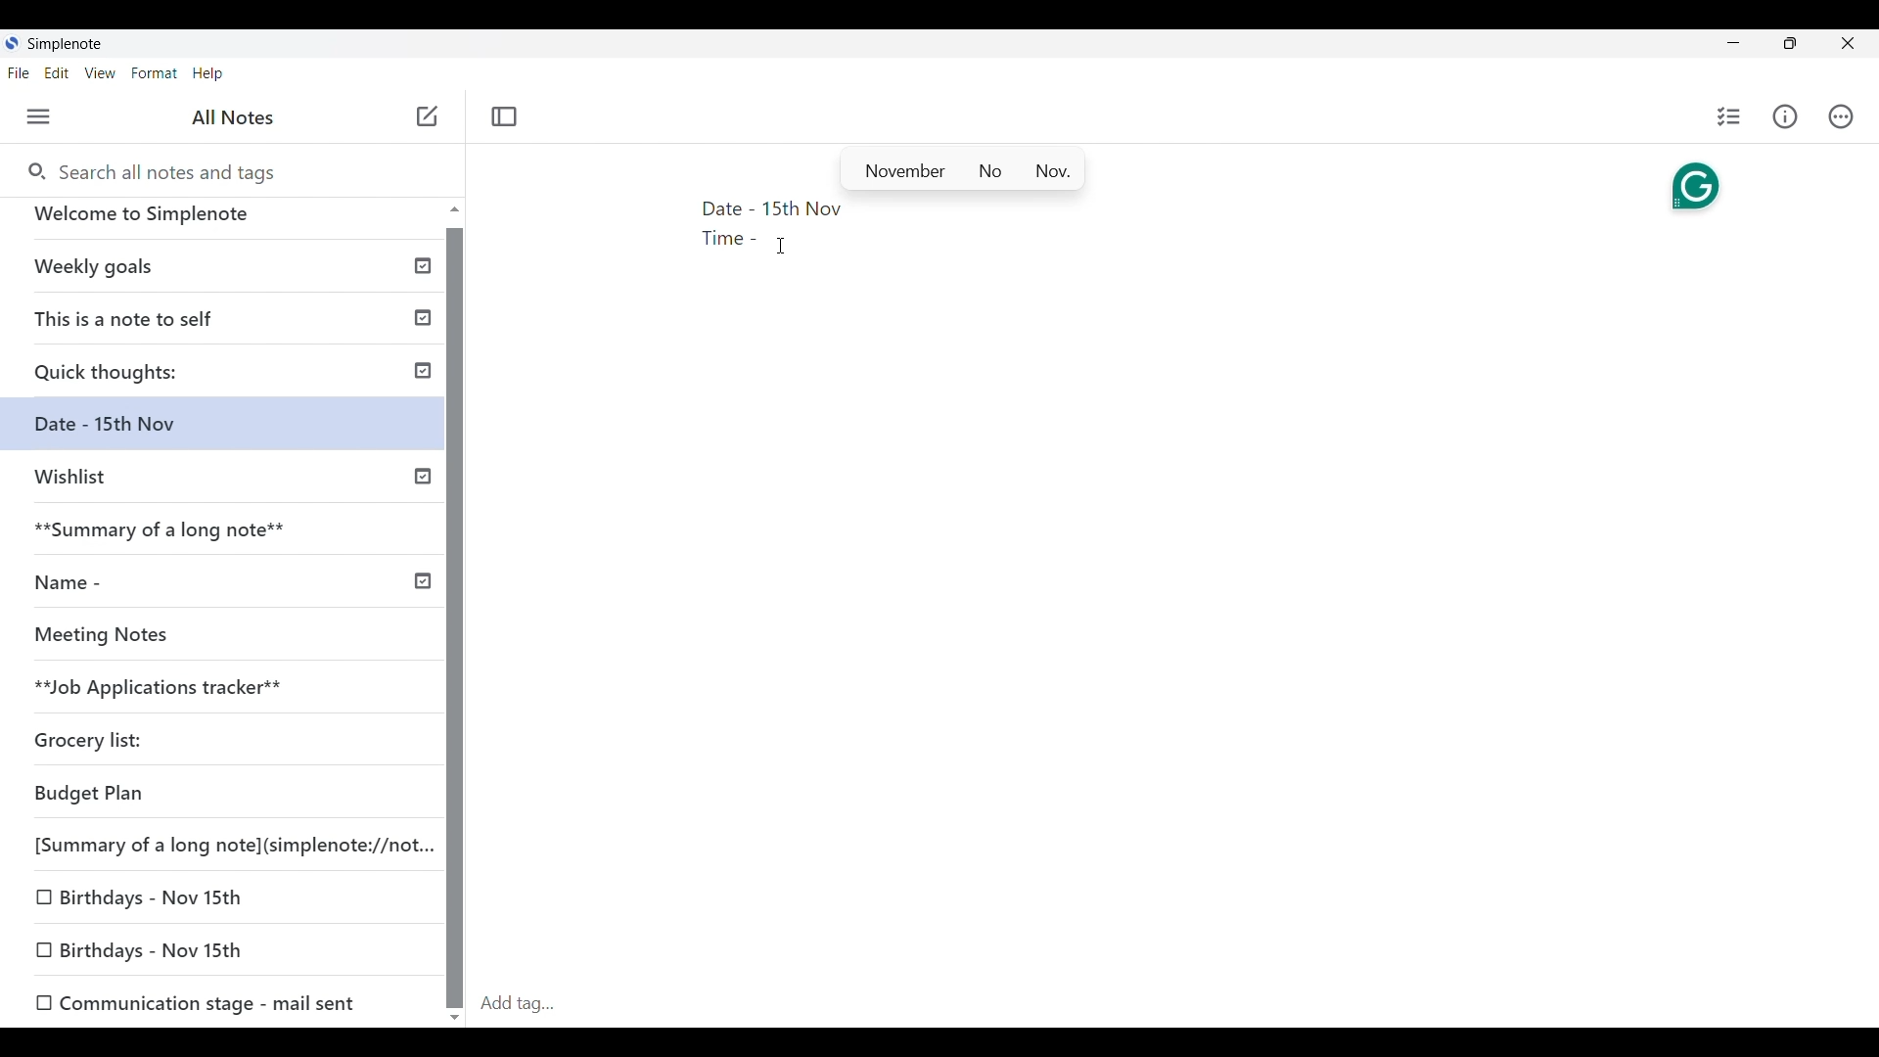 This screenshot has height=1057, width=1879. Describe the element at coordinates (962, 168) in the screenshot. I see `Word suggestions for text typed in` at that location.